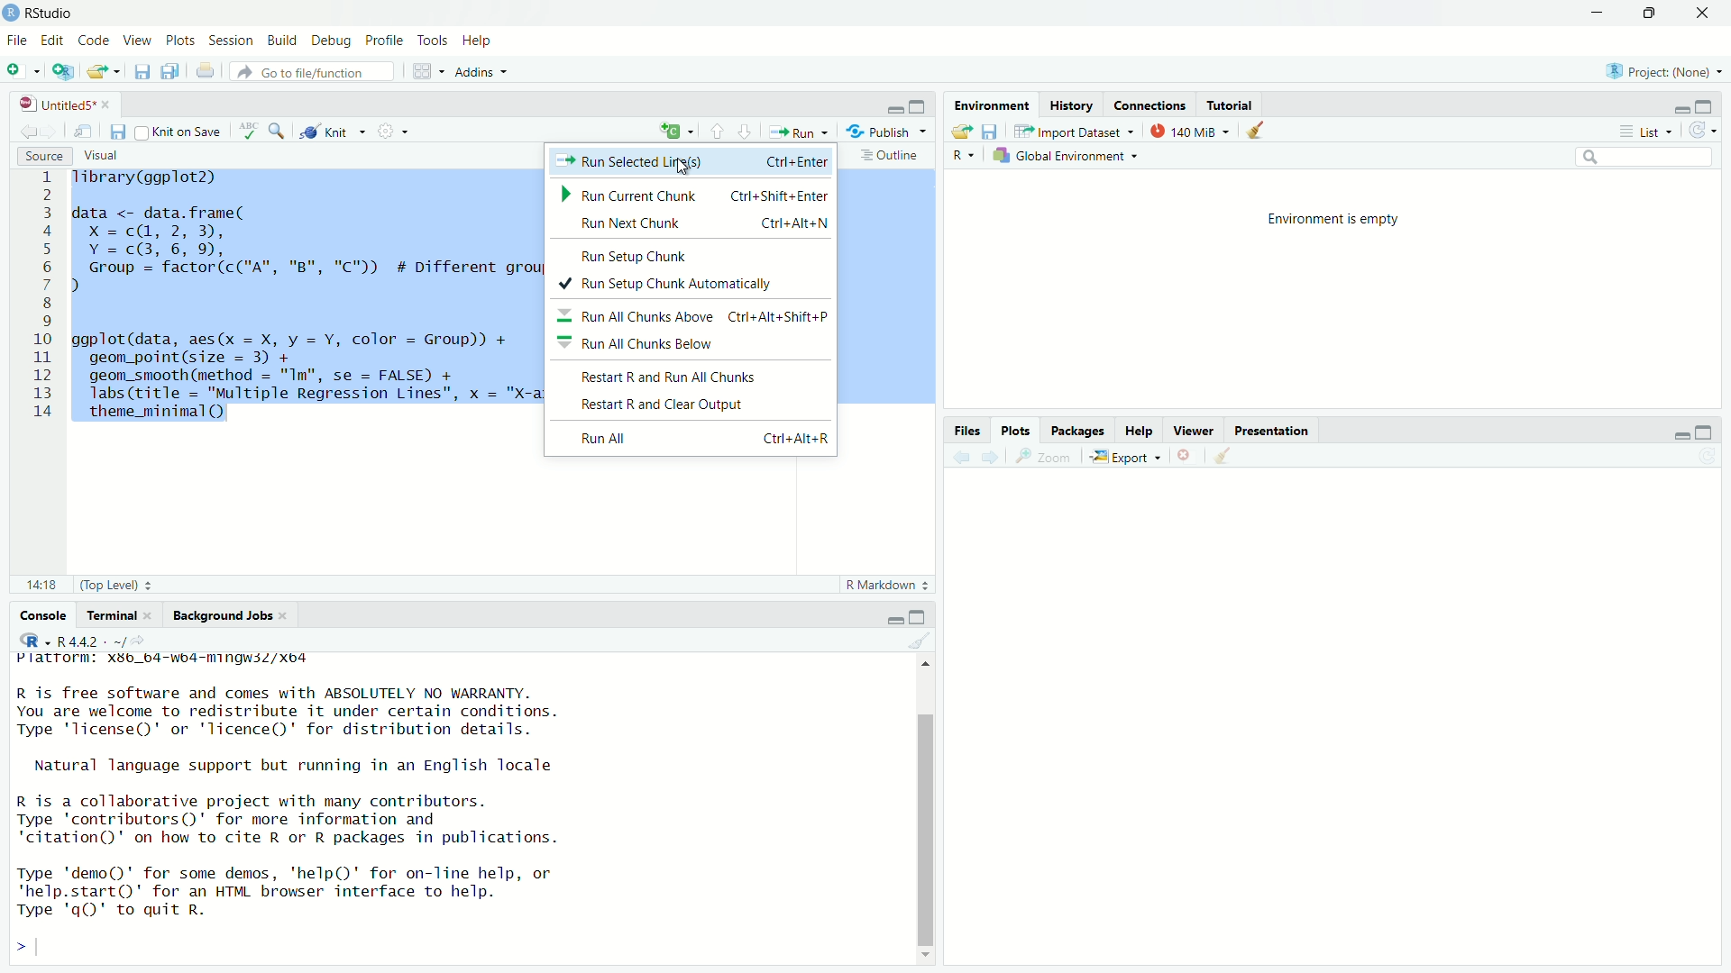  What do you see at coordinates (1043, 459) in the screenshot?
I see `zoom` at bounding box center [1043, 459].